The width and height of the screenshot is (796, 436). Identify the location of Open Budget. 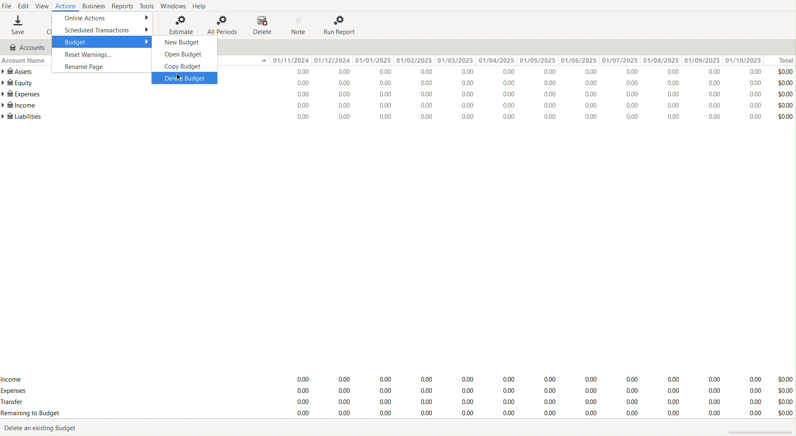
(184, 54).